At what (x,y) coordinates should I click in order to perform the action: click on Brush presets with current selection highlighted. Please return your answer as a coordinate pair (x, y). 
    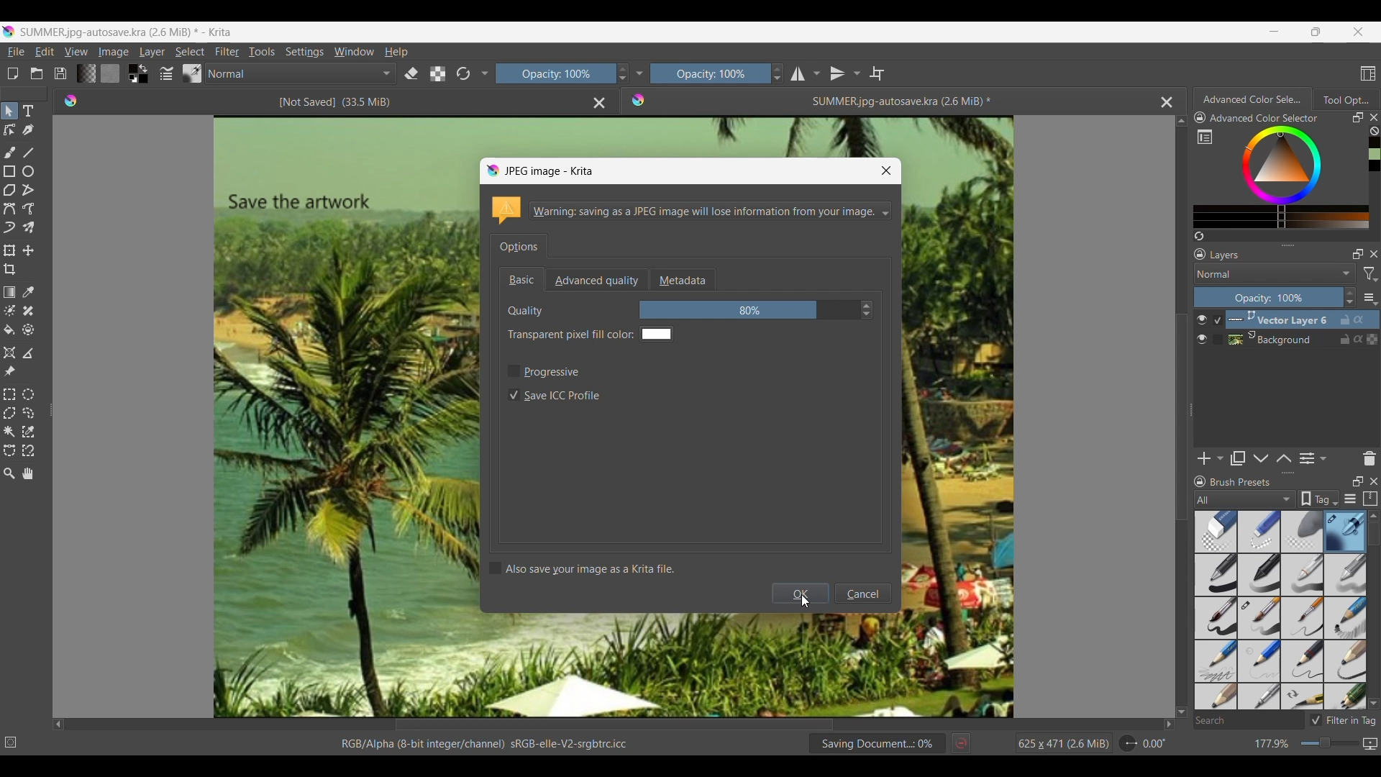
    Looking at the image, I should click on (1280, 611).